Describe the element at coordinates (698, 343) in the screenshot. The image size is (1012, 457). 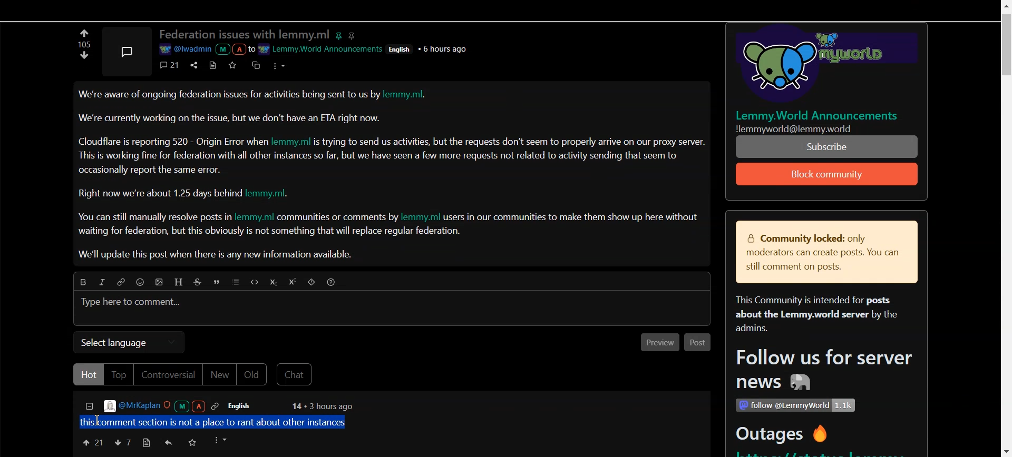
I see `Post` at that location.